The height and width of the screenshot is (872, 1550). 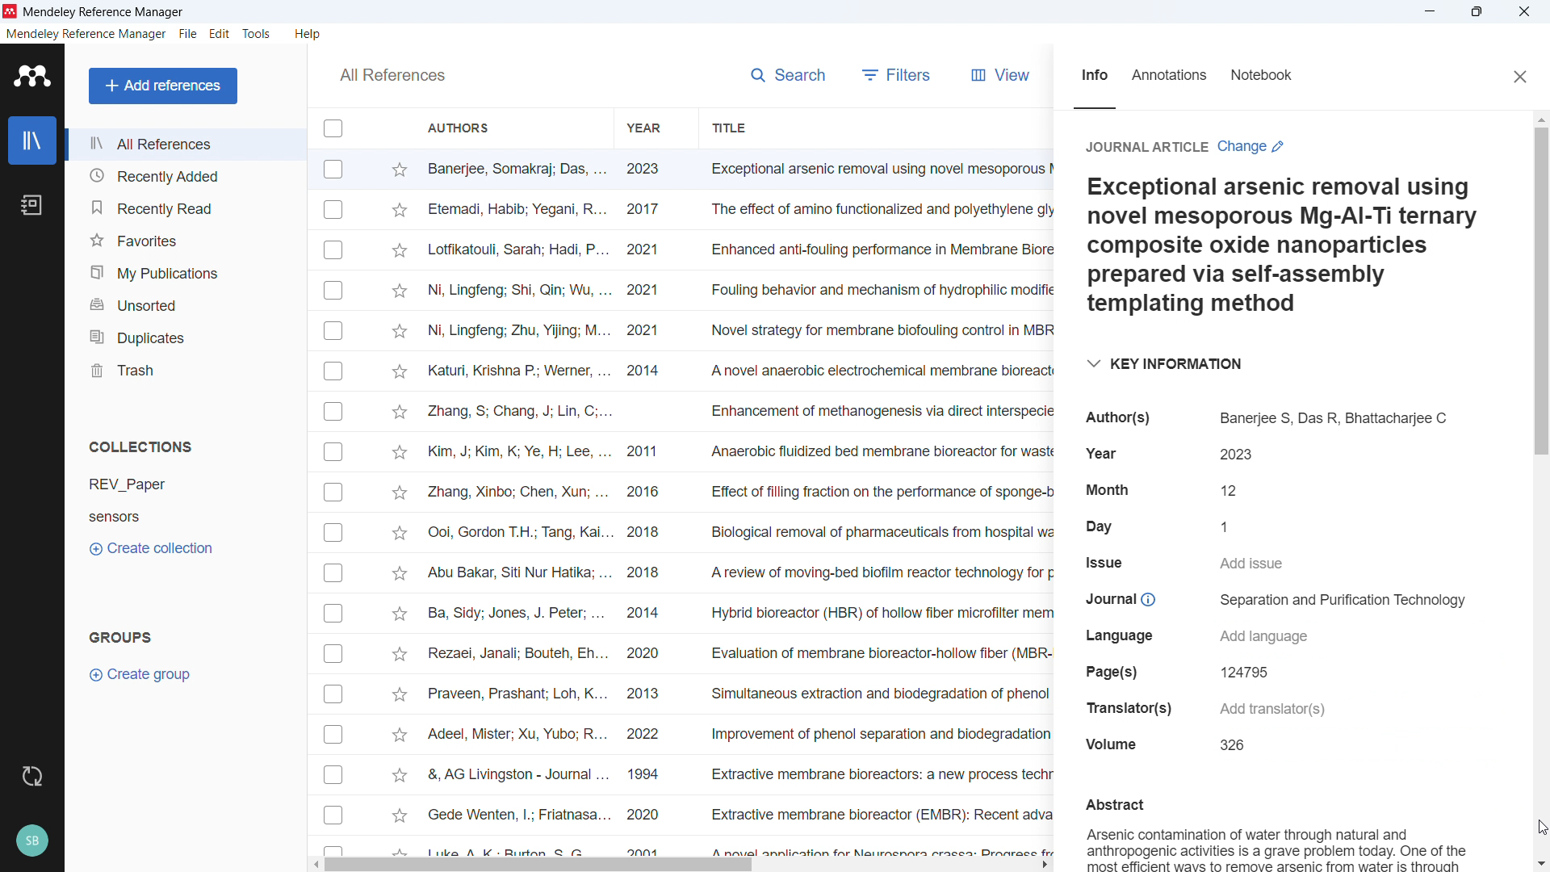 What do you see at coordinates (878, 694) in the screenshot?
I see `simultaneous extraction and biodegradation of phenol in a hollow fiber support` at bounding box center [878, 694].